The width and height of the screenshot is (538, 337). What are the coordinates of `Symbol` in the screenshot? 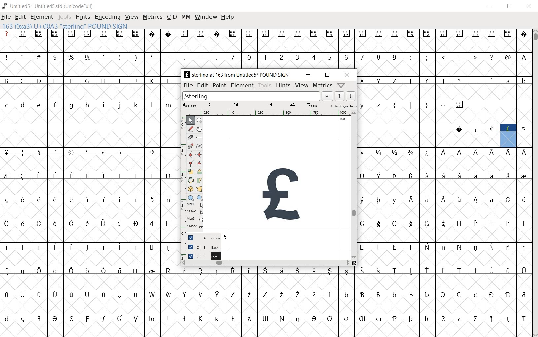 It's located at (281, 271).